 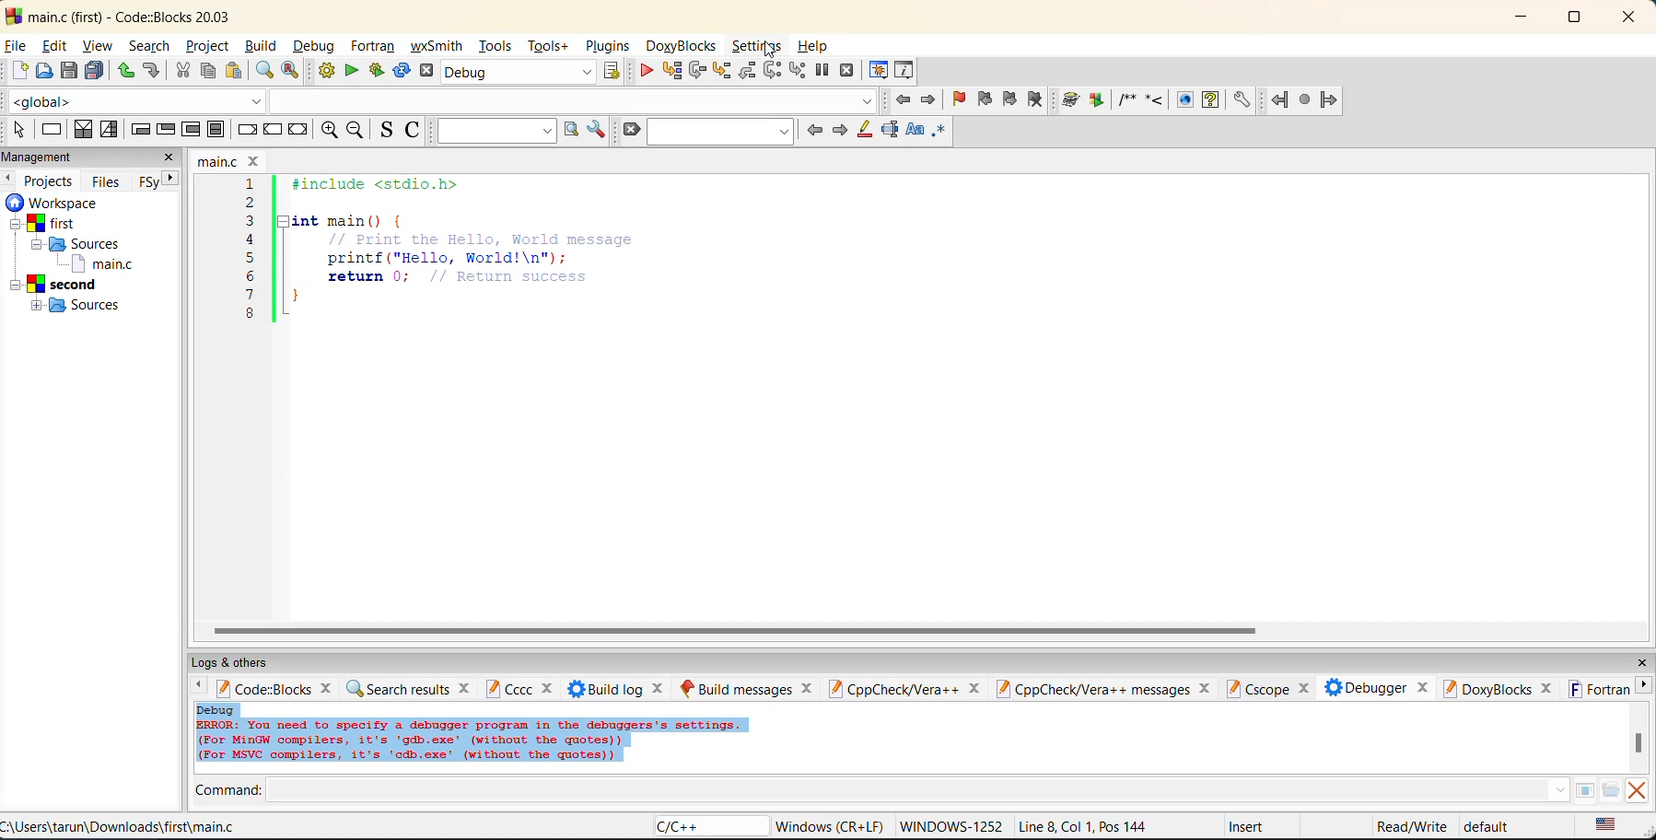 What do you see at coordinates (52, 46) in the screenshot?
I see `edit` at bounding box center [52, 46].